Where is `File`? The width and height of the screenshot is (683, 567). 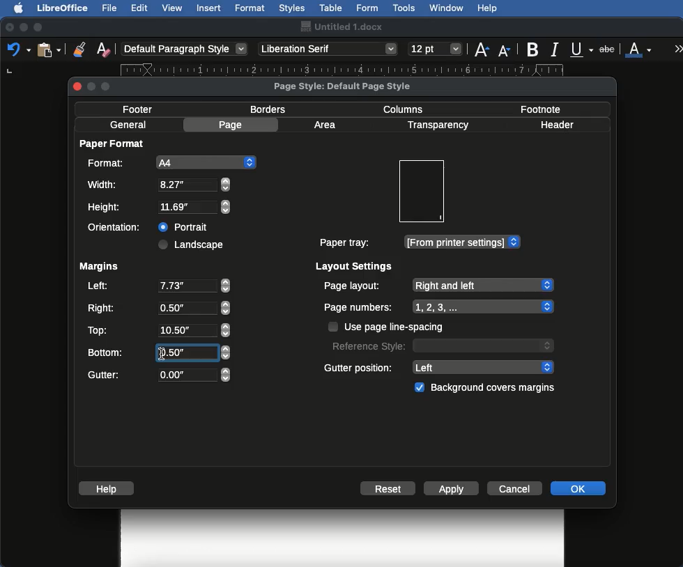
File is located at coordinates (111, 8).